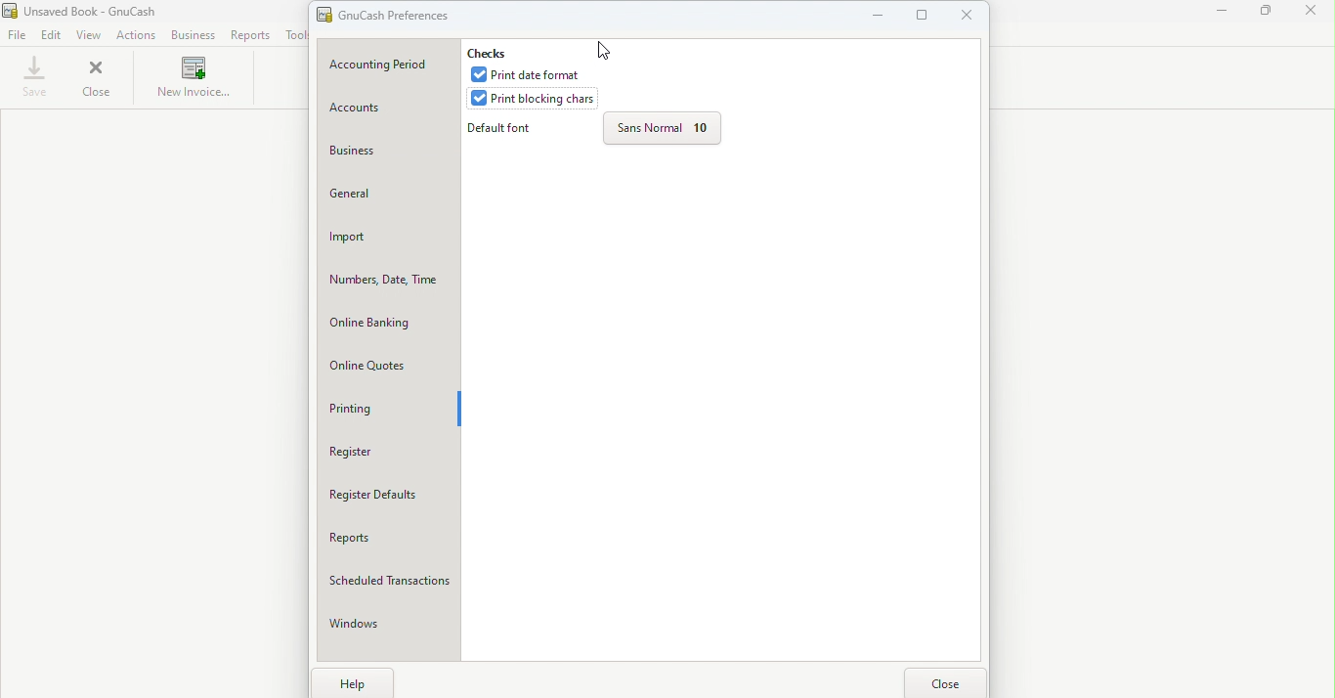 The height and width of the screenshot is (698, 1335). Describe the element at coordinates (970, 18) in the screenshot. I see `Close` at that location.